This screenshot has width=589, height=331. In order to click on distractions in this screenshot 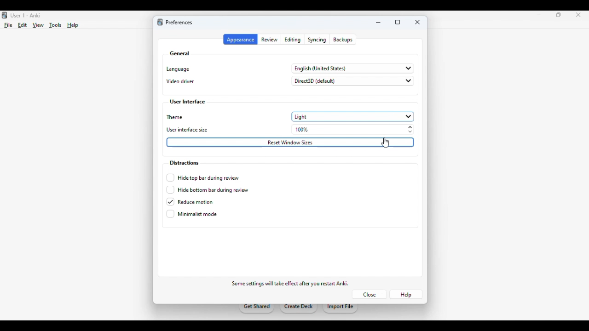, I will do `click(184, 163)`.